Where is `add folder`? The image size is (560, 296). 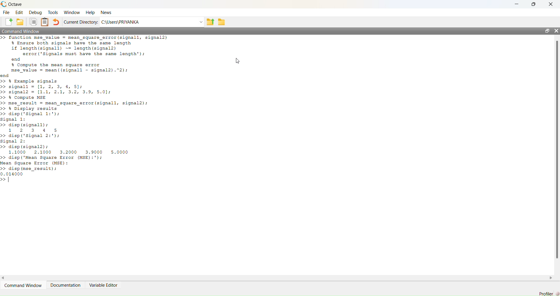
add folder is located at coordinates (20, 22).